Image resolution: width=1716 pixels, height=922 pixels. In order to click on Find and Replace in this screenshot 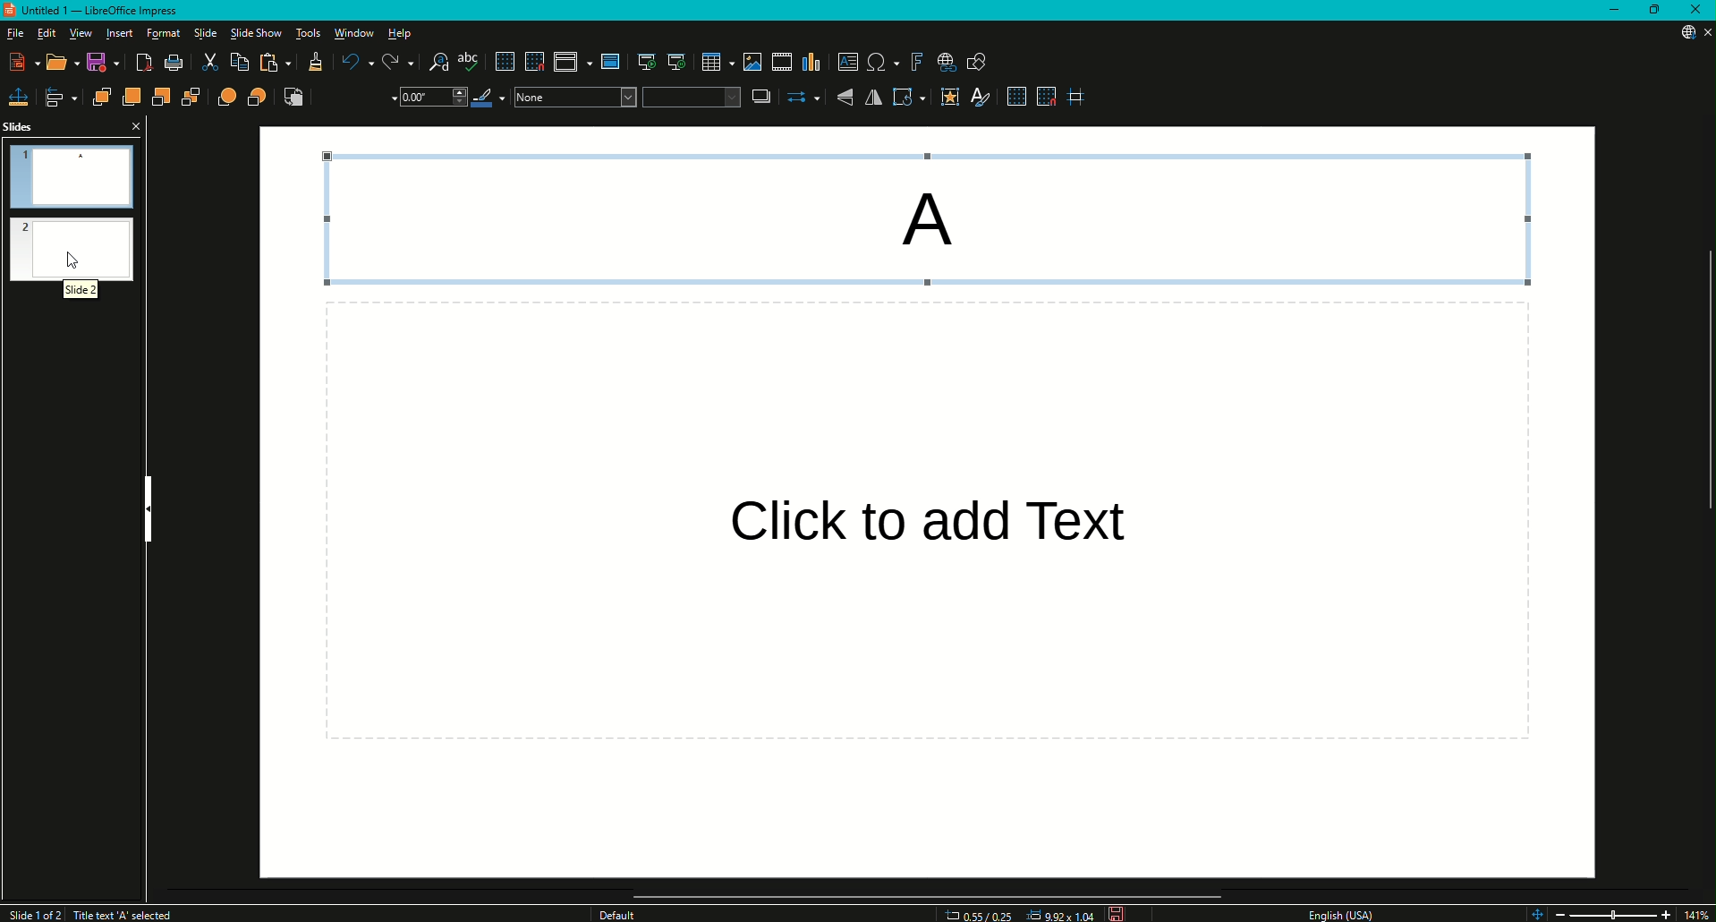, I will do `click(430, 59)`.